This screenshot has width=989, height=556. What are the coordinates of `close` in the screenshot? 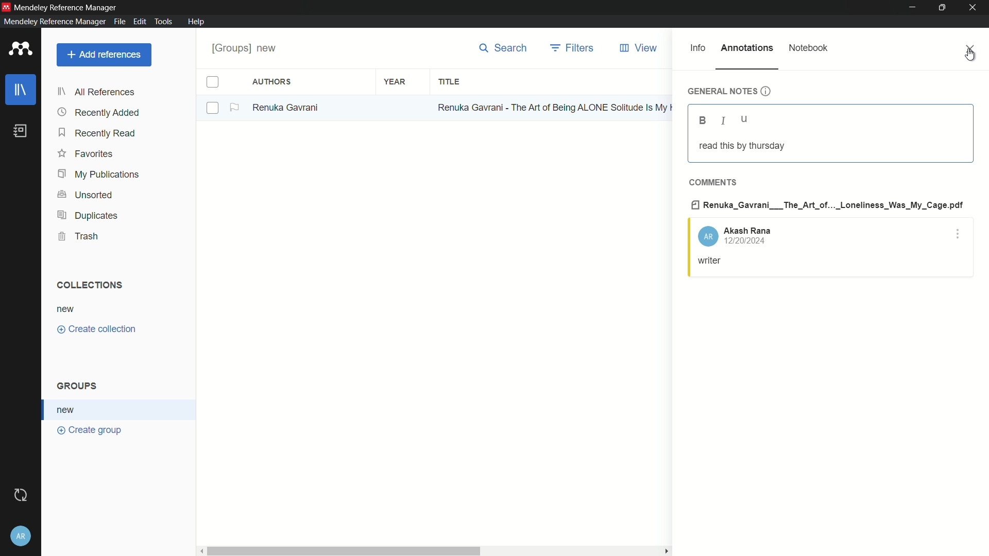 It's located at (971, 49).